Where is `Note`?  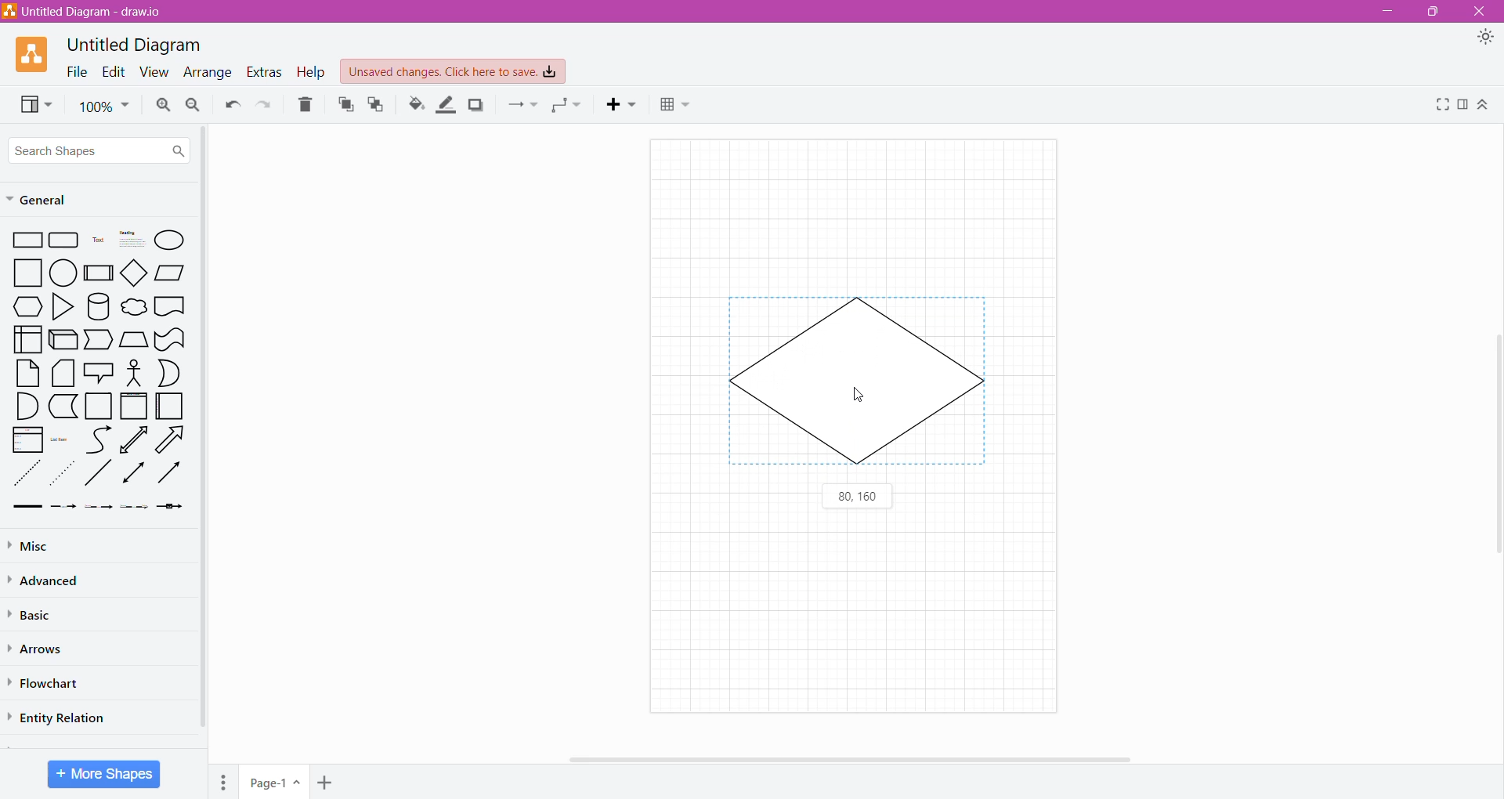
Note is located at coordinates (27, 373).